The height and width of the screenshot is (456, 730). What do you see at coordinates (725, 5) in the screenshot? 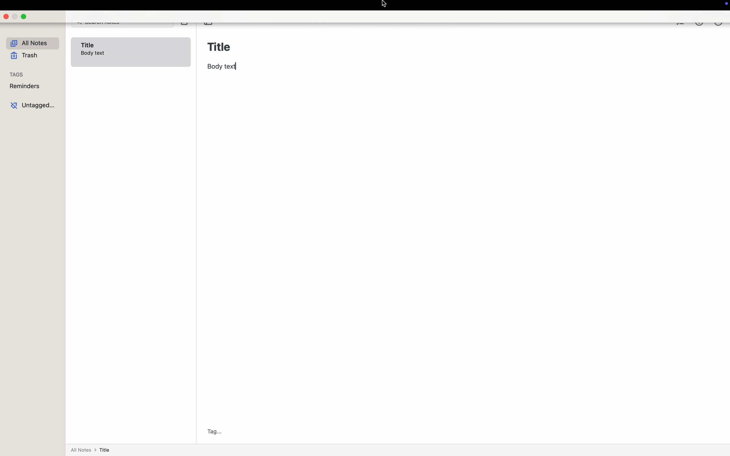
I see `screen controls` at bounding box center [725, 5].